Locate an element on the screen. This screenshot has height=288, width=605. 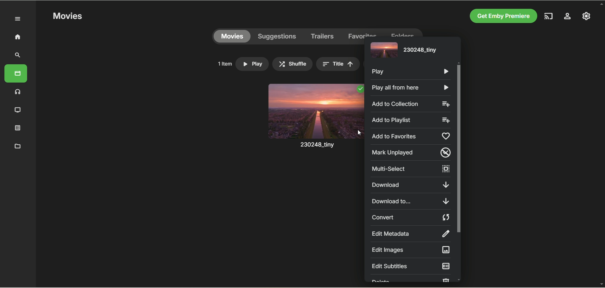
download to is located at coordinates (410, 201).